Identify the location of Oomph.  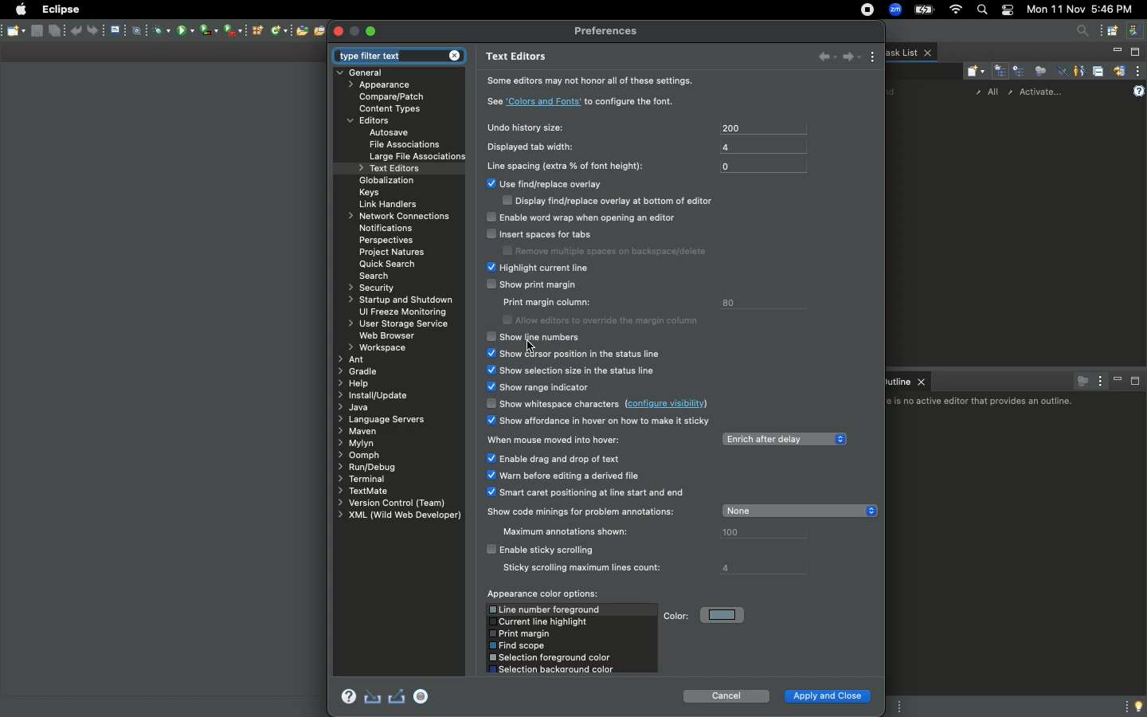
(362, 454).